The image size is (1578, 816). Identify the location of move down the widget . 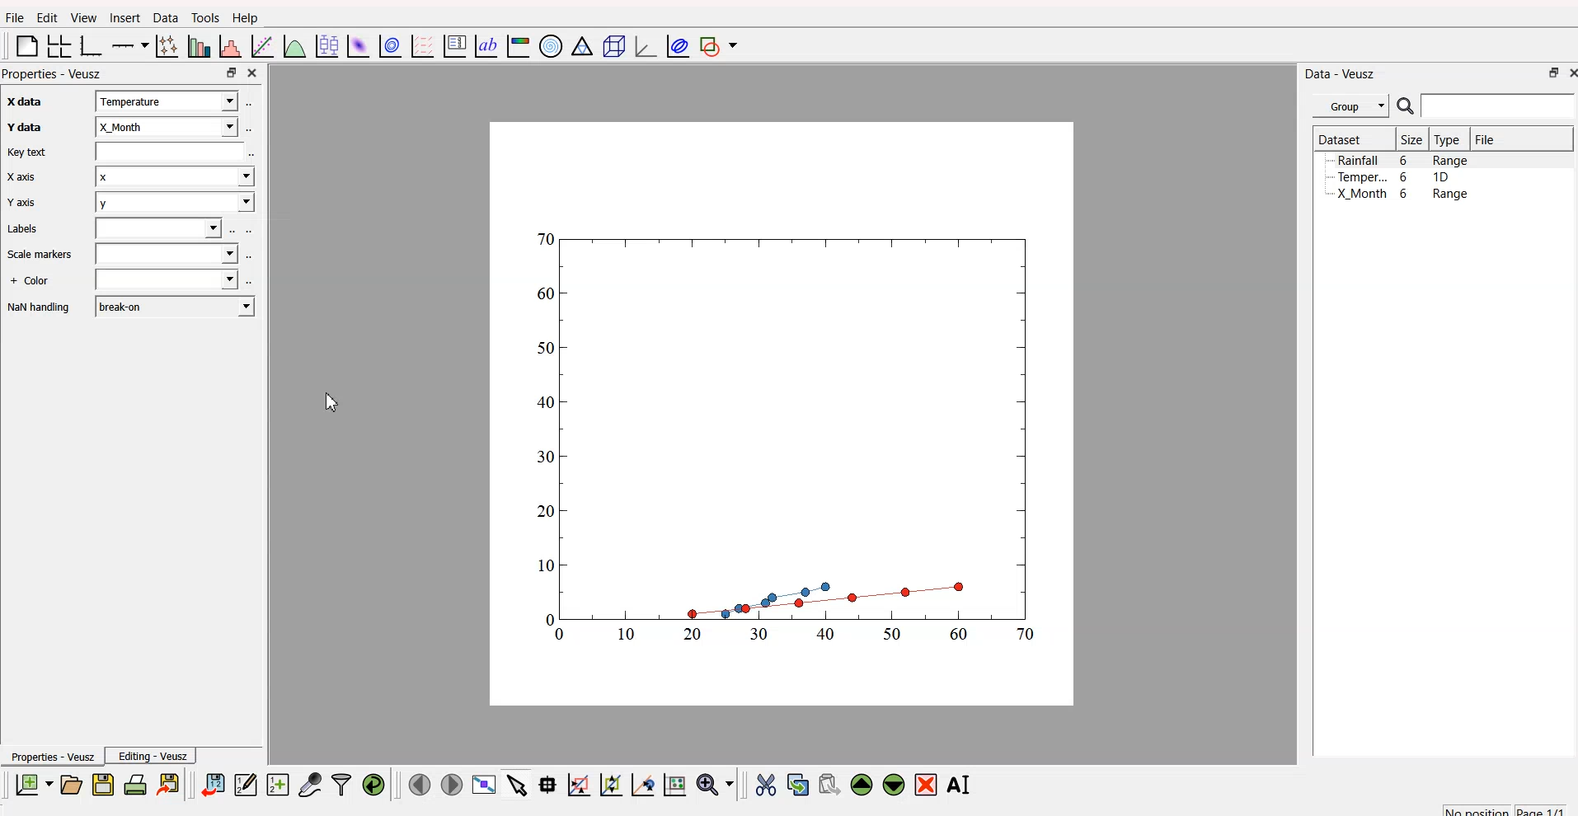
(891, 786).